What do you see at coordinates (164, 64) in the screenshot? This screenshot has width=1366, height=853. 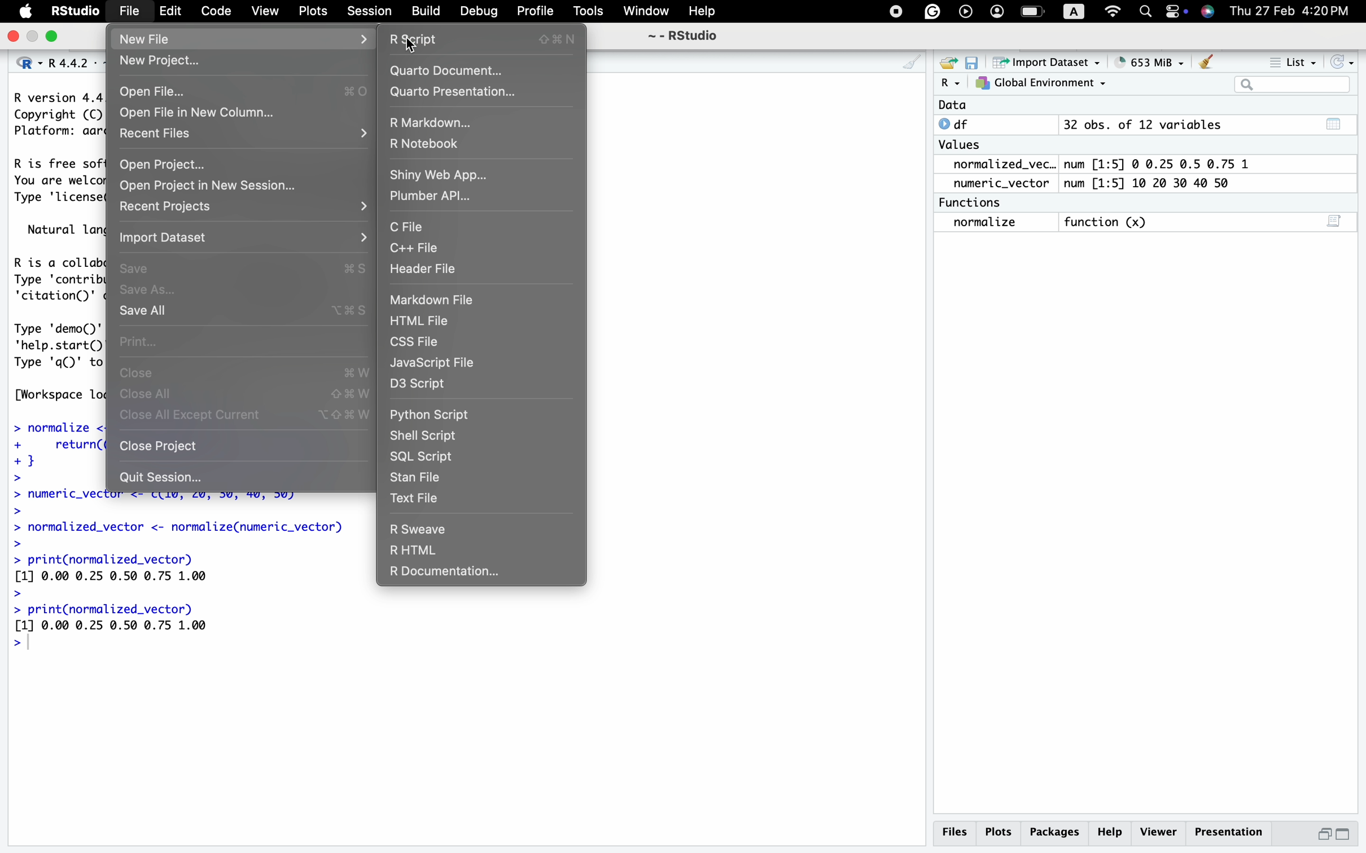 I see `New Project` at bounding box center [164, 64].